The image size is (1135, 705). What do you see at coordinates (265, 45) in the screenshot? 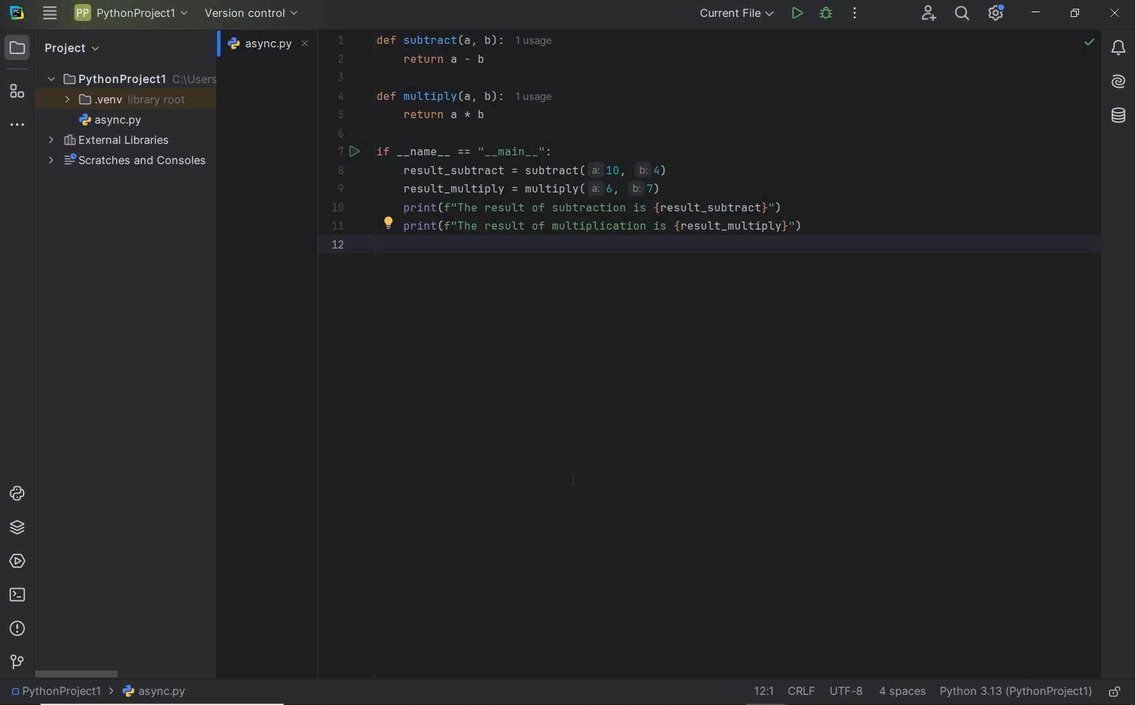
I see `file name` at bounding box center [265, 45].